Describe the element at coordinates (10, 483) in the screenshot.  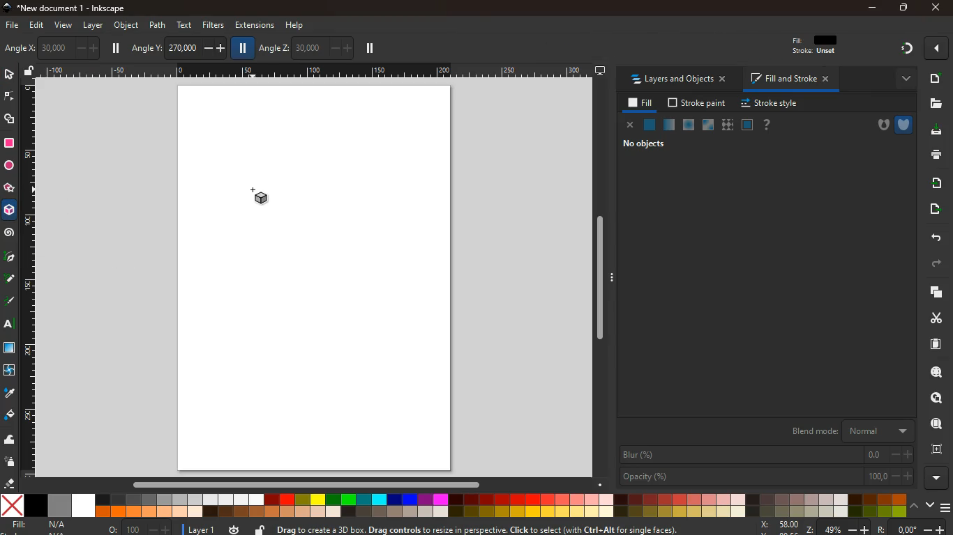
I see `erase` at that location.